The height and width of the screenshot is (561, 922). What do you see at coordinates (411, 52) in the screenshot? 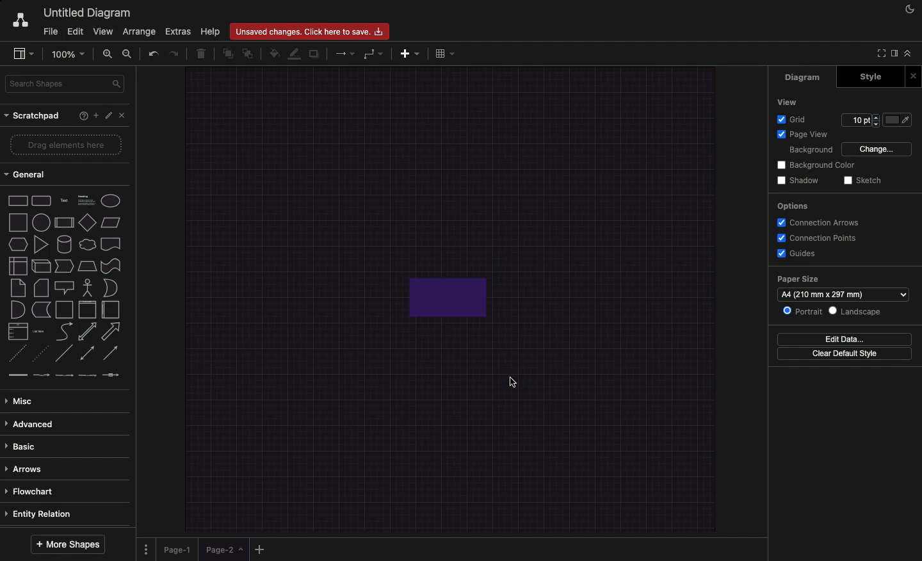
I see `Ad` at bounding box center [411, 52].